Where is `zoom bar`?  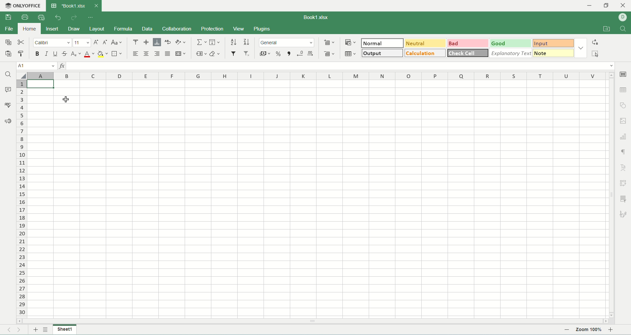 zoom bar is located at coordinates (574, 330).